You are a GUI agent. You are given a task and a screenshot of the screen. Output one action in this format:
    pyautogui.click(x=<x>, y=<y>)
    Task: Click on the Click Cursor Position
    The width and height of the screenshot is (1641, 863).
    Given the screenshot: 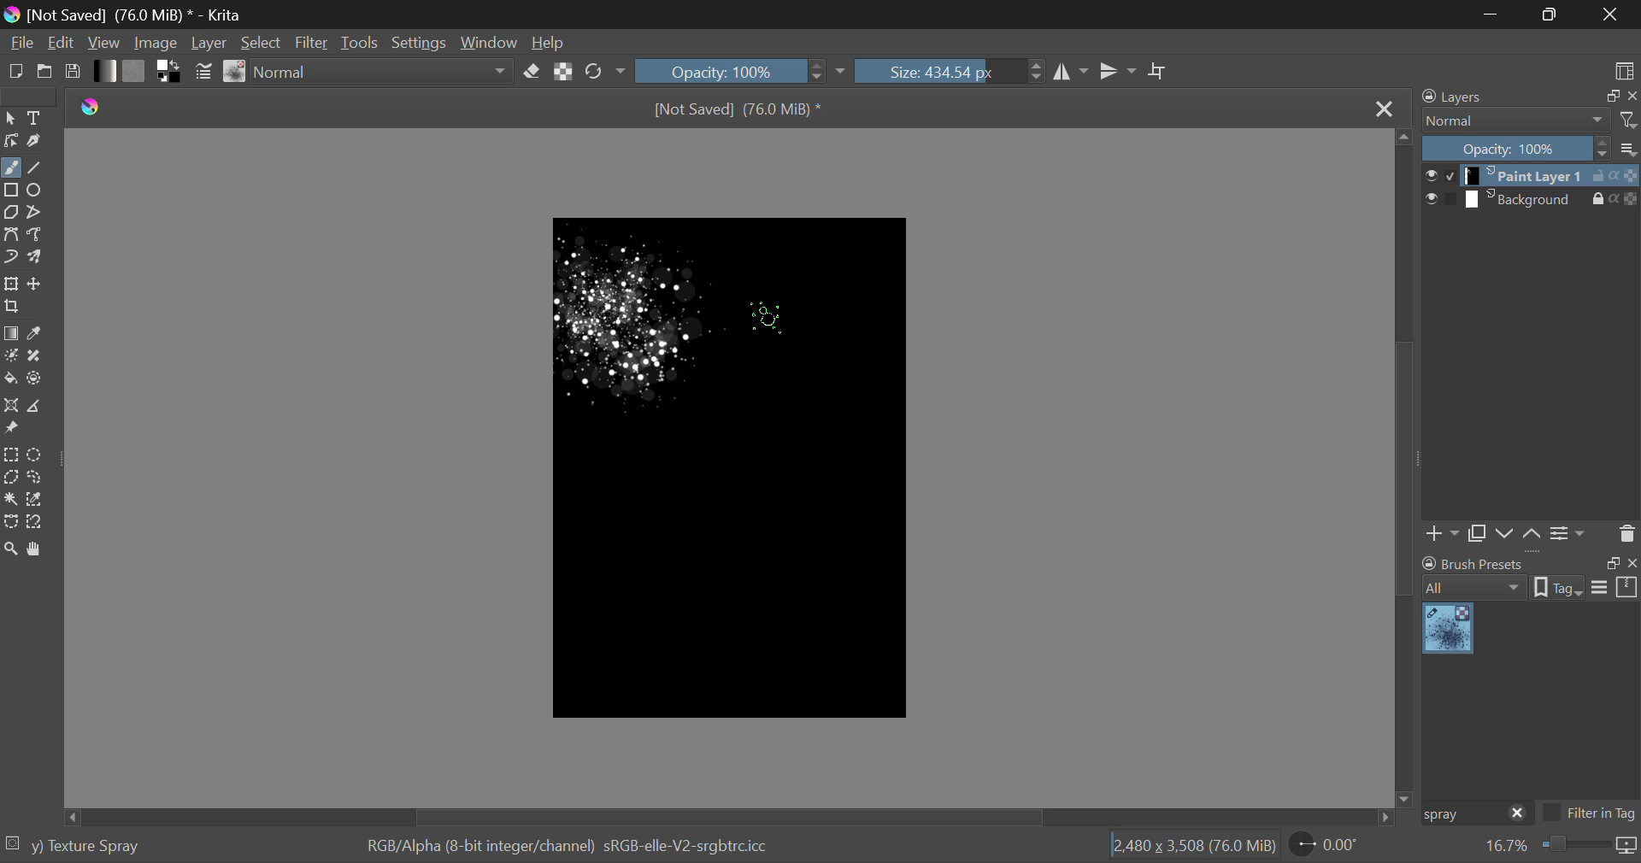 What is the action you would take?
    pyautogui.click(x=764, y=317)
    